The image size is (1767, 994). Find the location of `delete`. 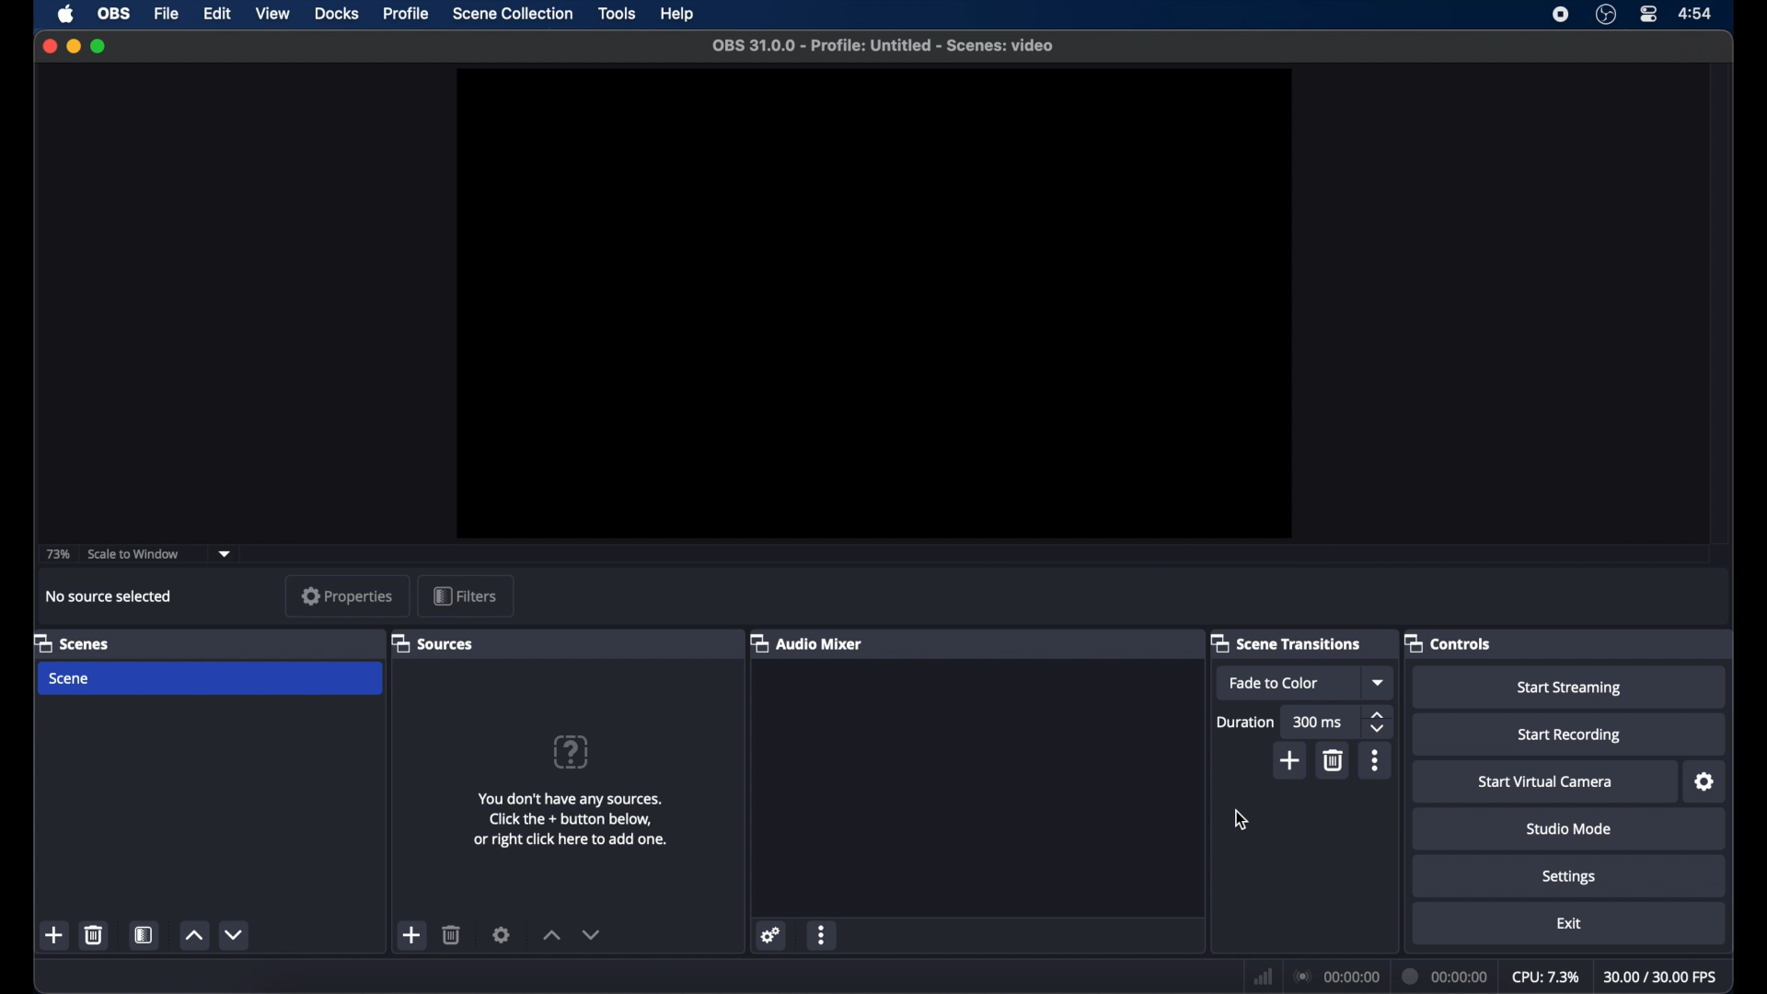

delete is located at coordinates (1334, 760).